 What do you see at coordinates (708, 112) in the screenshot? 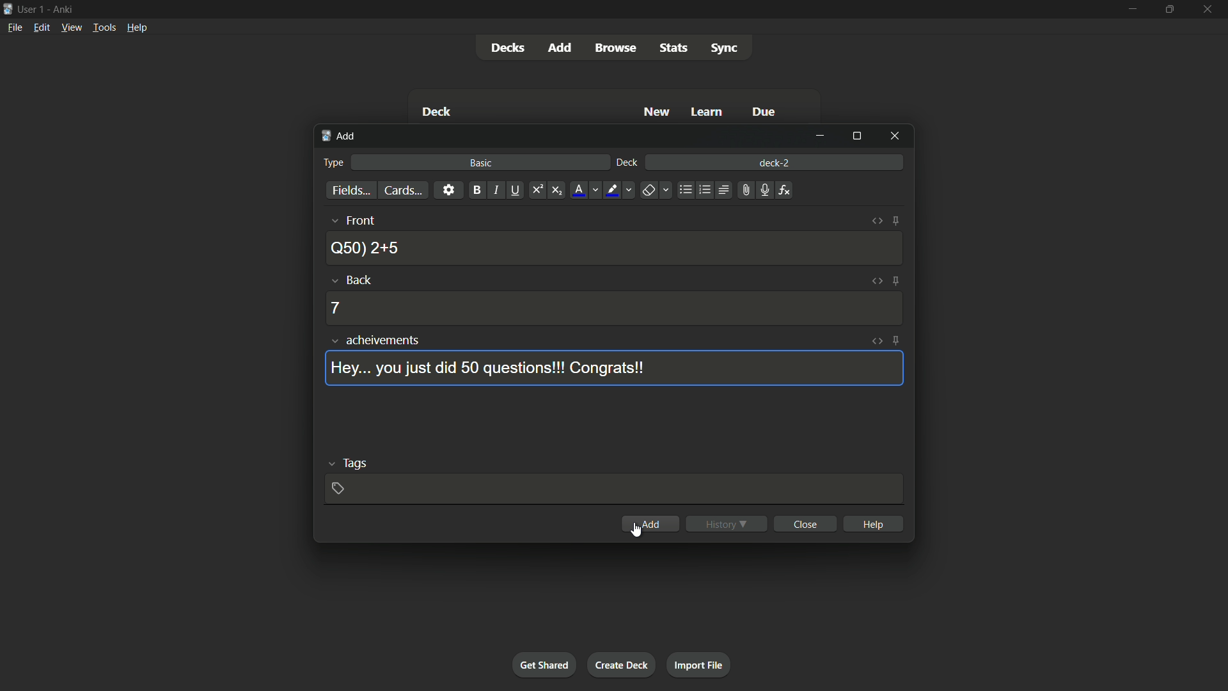
I see `Learn` at bounding box center [708, 112].